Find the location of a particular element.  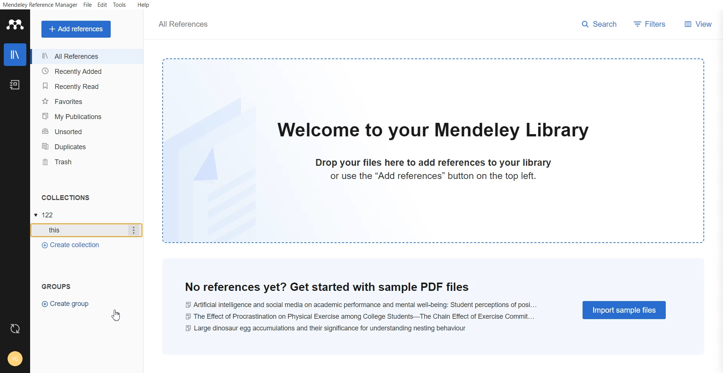

Library is located at coordinates (15, 55).